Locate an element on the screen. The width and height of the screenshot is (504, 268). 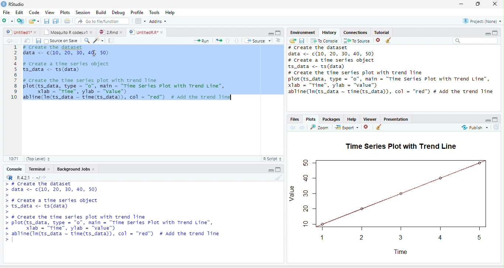
Environment is located at coordinates (303, 32).